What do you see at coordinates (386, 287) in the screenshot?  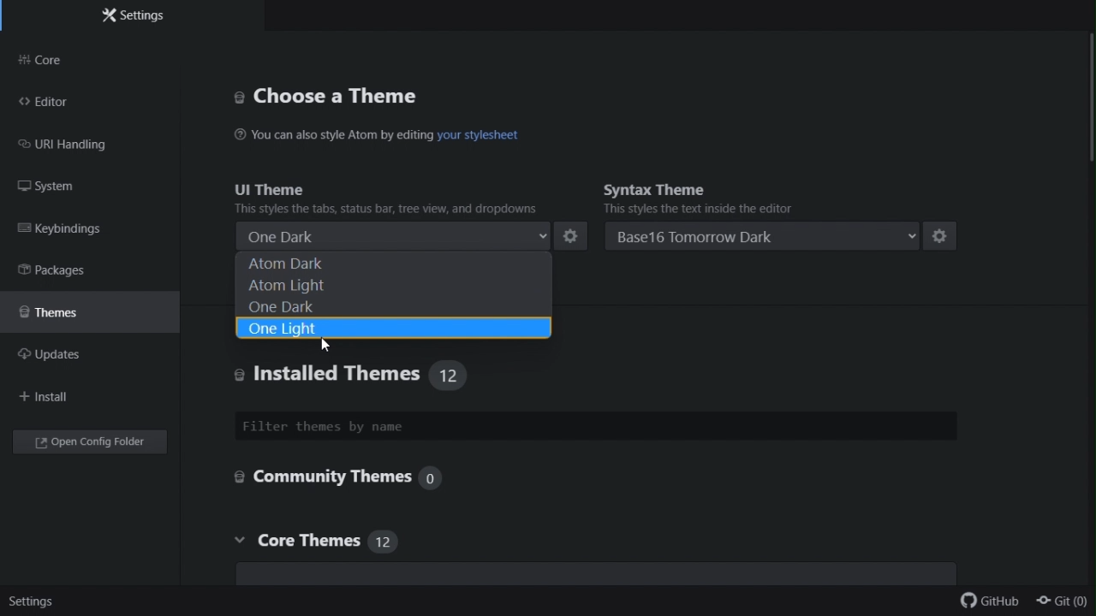 I see `Atom light` at bounding box center [386, 287].